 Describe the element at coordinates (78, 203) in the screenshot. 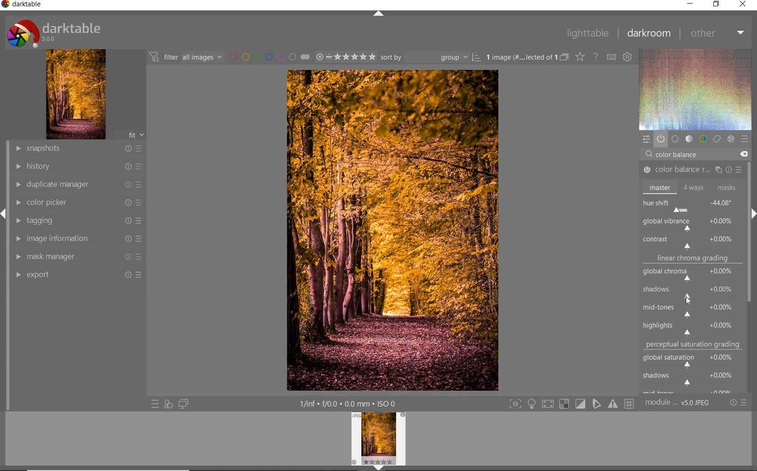

I see `color picker` at that location.